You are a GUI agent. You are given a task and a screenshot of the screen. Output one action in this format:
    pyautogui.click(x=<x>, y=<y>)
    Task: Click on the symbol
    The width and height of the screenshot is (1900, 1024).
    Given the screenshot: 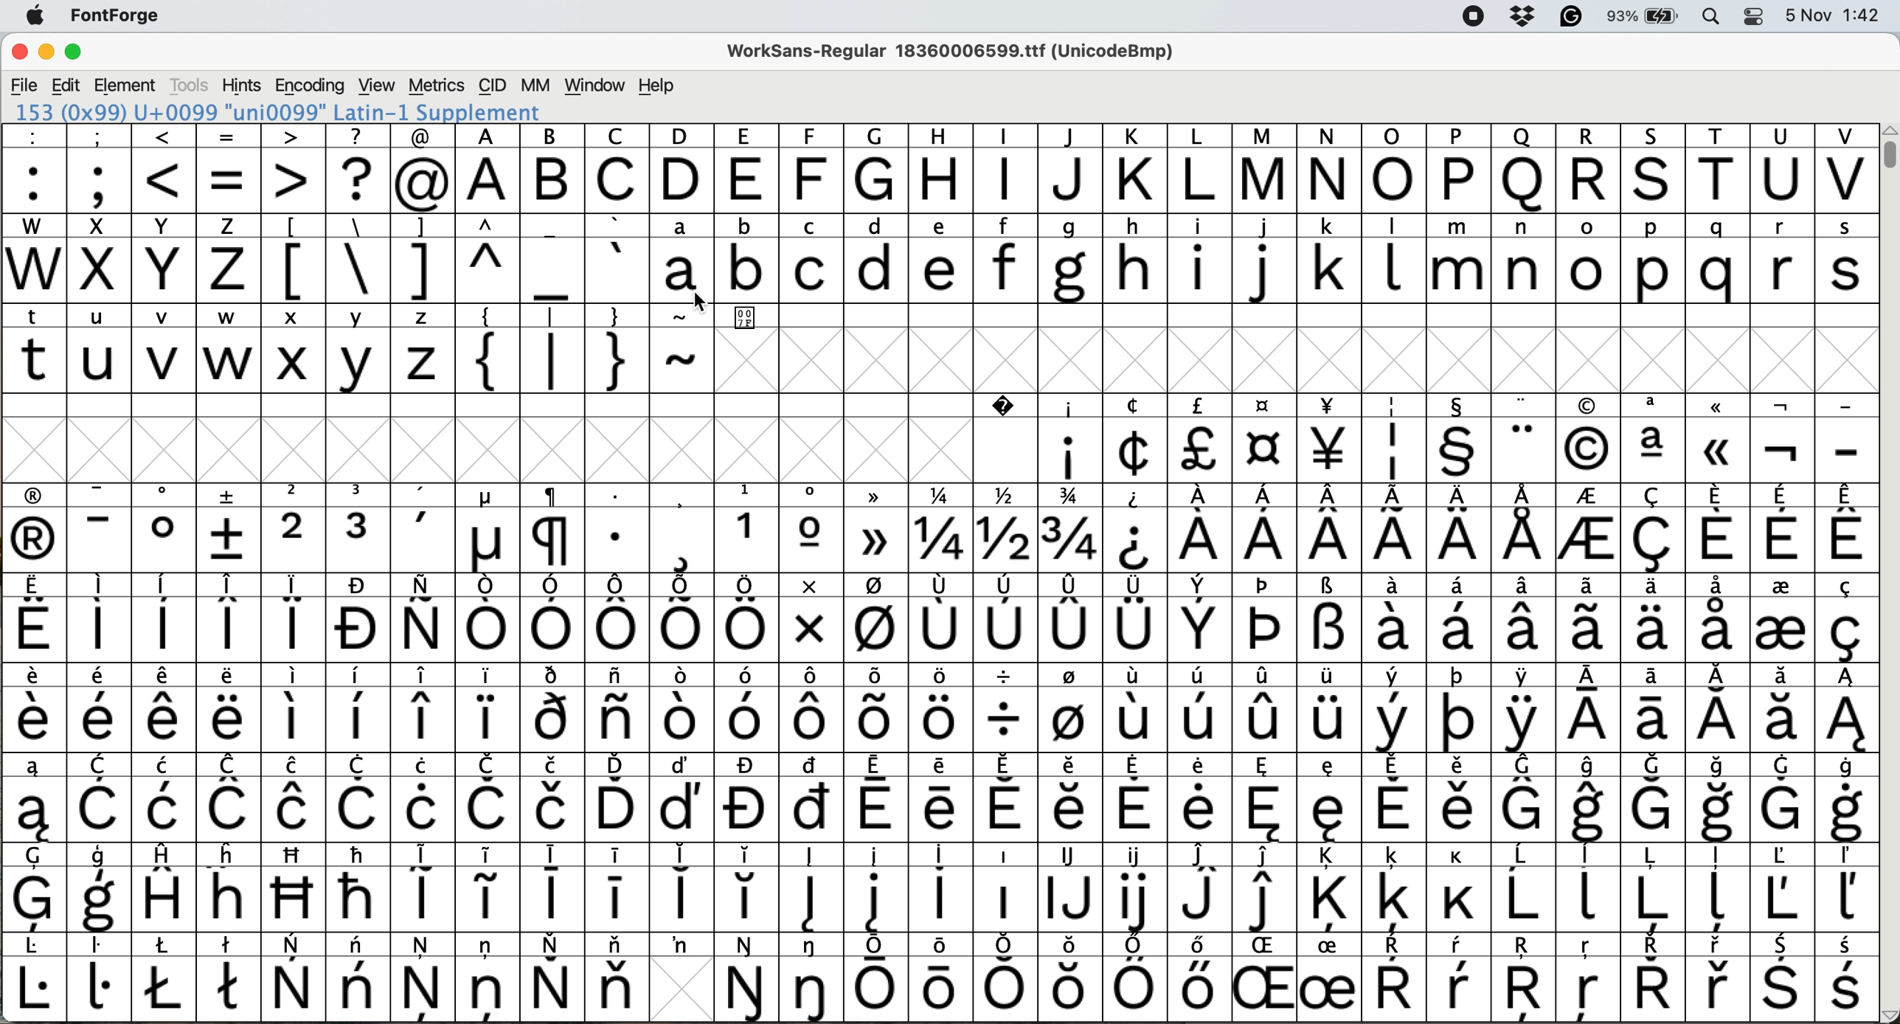 What is the action you would take?
    pyautogui.click(x=617, y=708)
    